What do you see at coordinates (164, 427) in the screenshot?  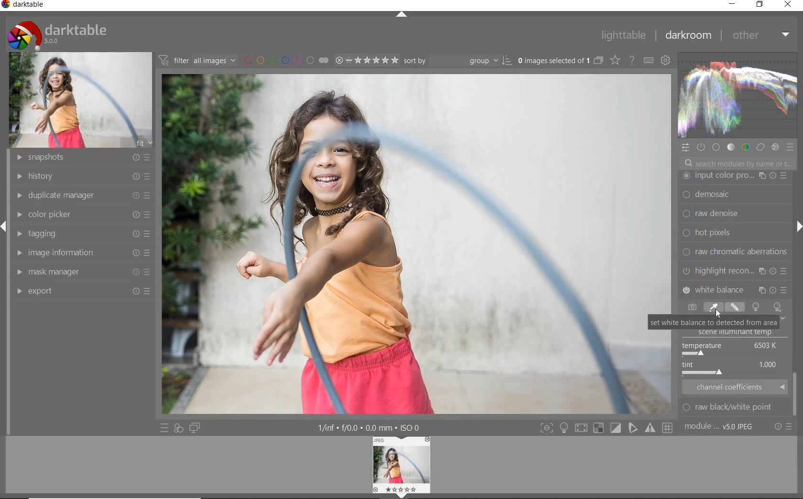 I see `quick access to preset` at bounding box center [164, 427].